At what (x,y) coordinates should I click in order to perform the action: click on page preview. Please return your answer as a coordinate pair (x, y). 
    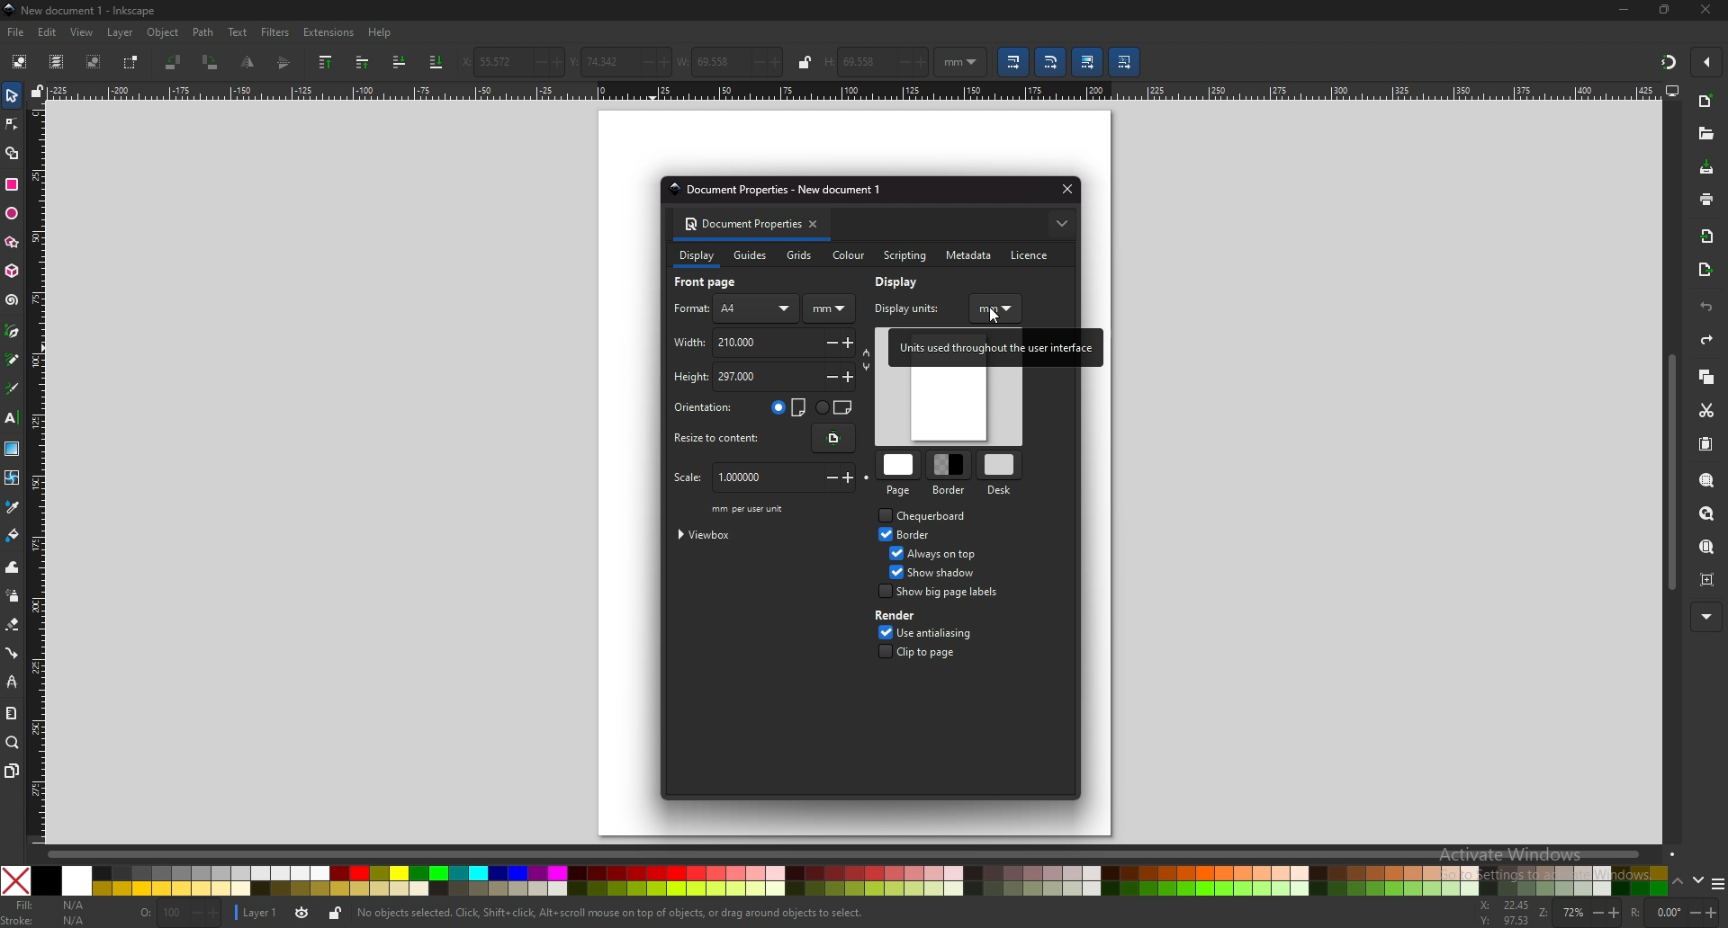
    Looking at the image, I should click on (948, 406).